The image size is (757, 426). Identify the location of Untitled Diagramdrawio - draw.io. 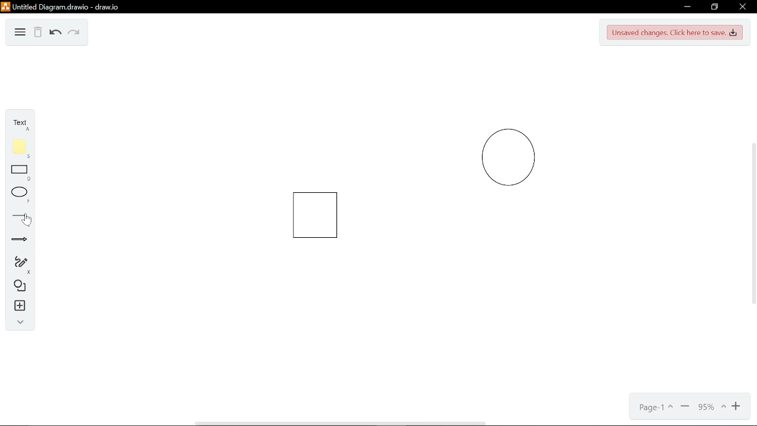
(62, 7).